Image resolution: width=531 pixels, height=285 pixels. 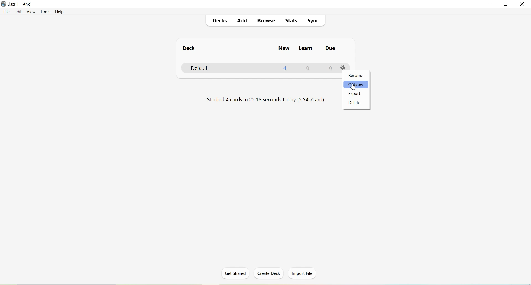 What do you see at coordinates (506, 4) in the screenshot?
I see `Maximize` at bounding box center [506, 4].